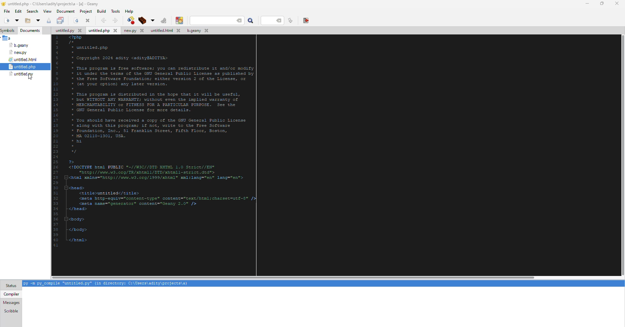  Describe the element at coordinates (626, 155) in the screenshot. I see `scroll bar` at that location.